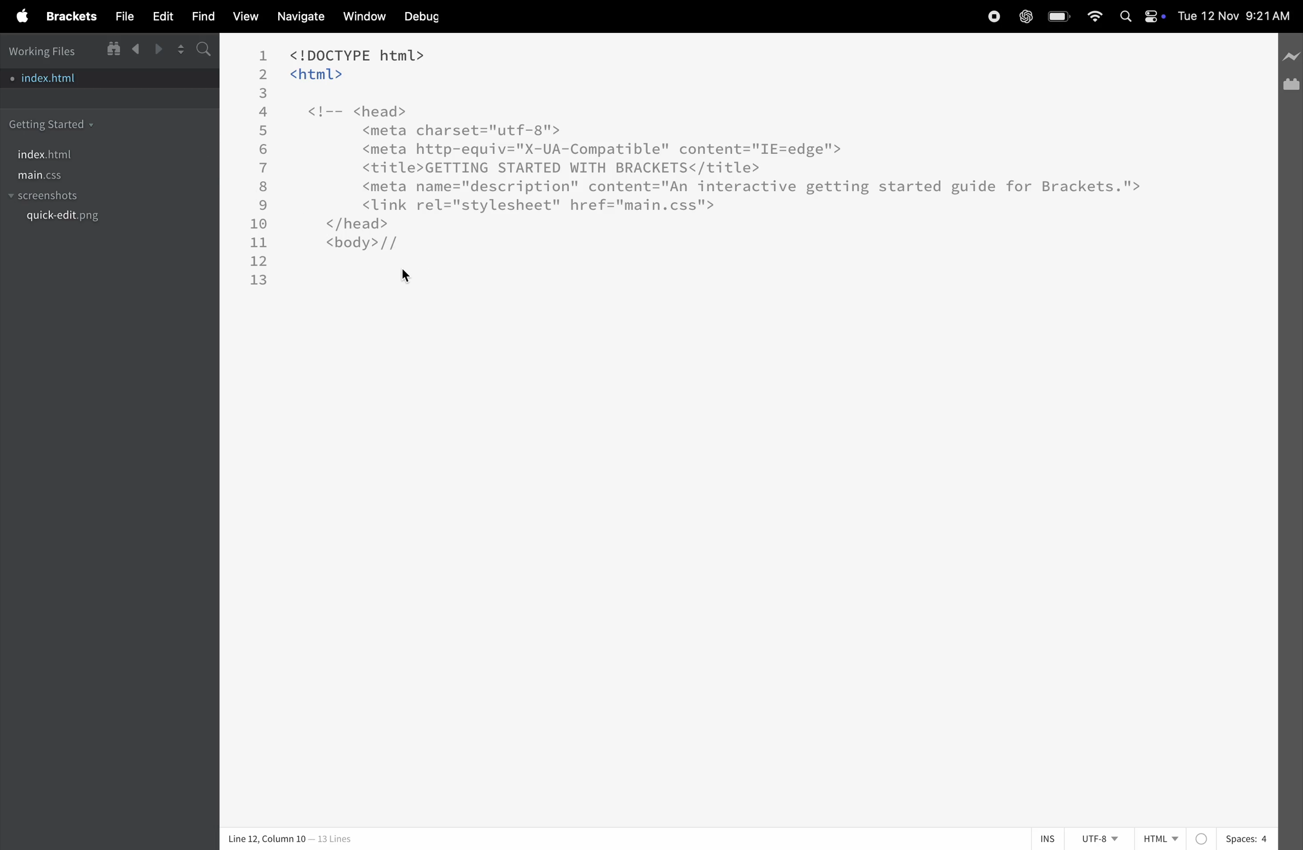 The width and height of the screenshot is (1303, 850). Describe the element at coordinates (199, 16) in the screenshot. I see `find` at that location.